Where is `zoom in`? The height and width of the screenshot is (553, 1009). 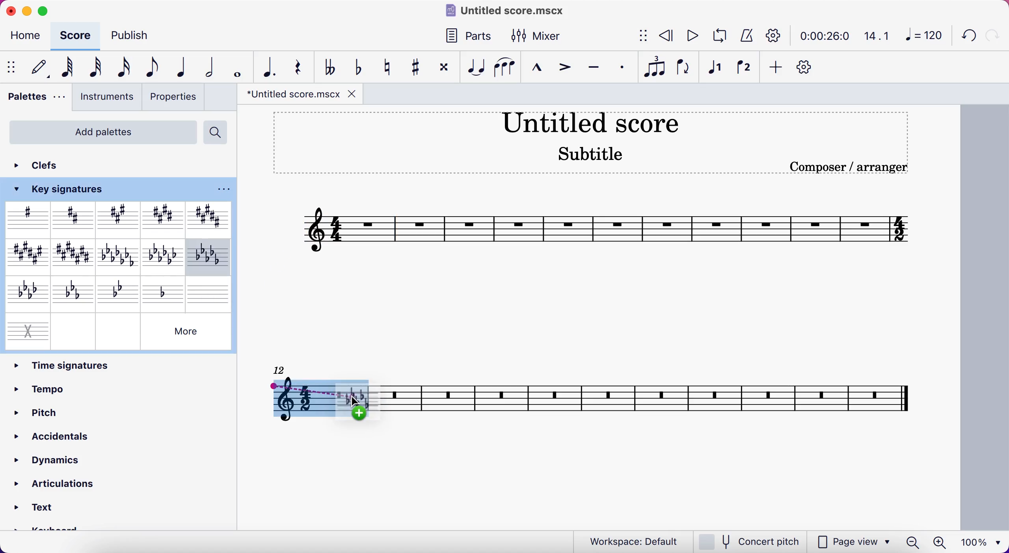 zoom in is located at coordinates (941, 541).